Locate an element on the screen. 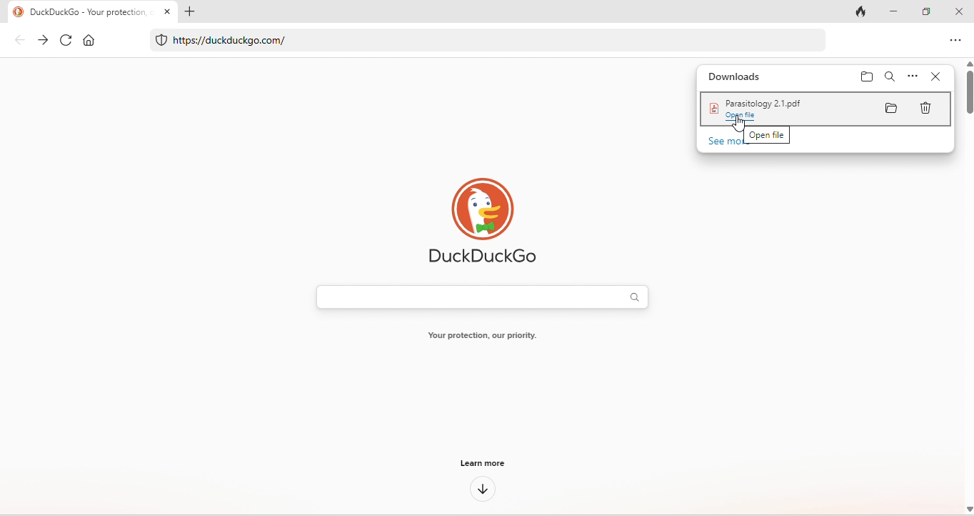  vertical scroll bar is located at coordinates (968, 88).